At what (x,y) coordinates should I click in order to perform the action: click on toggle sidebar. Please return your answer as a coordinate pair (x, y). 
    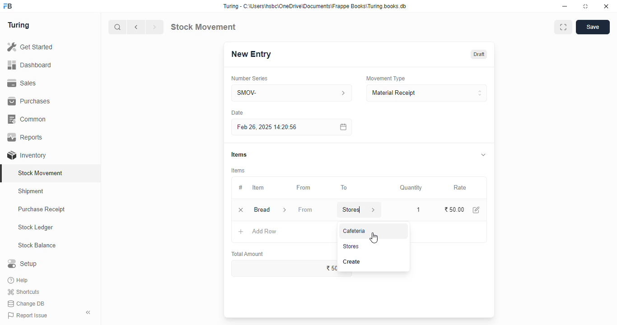
    Looking at the image, I should click on (89, 312).